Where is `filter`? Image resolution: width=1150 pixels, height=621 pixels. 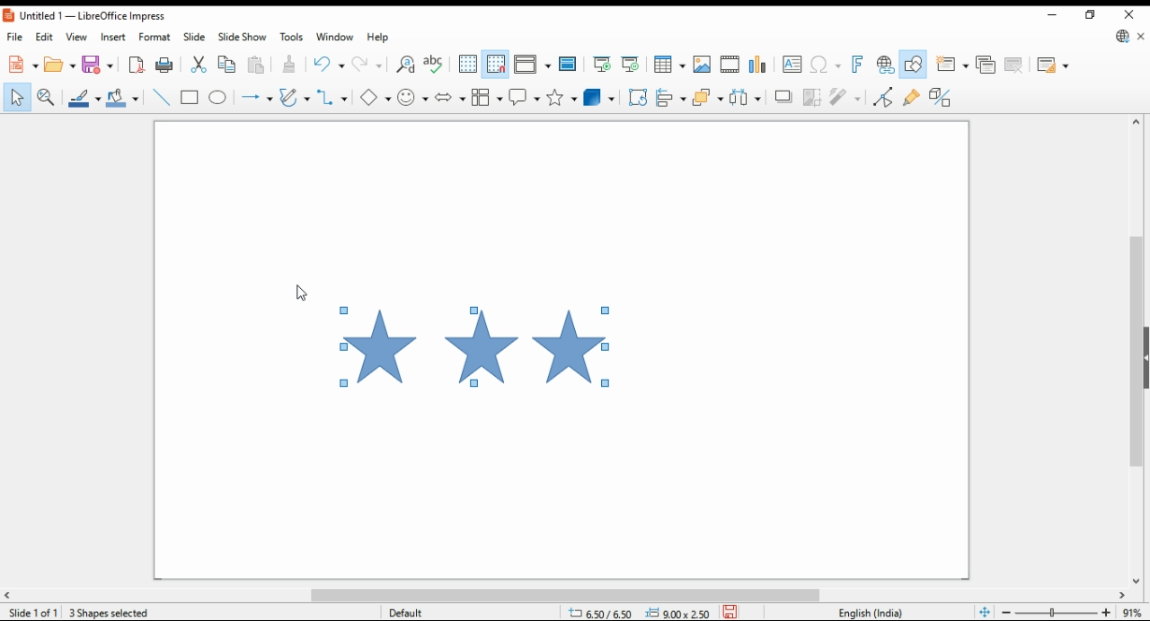
filter is located at coordinates (846, 96).